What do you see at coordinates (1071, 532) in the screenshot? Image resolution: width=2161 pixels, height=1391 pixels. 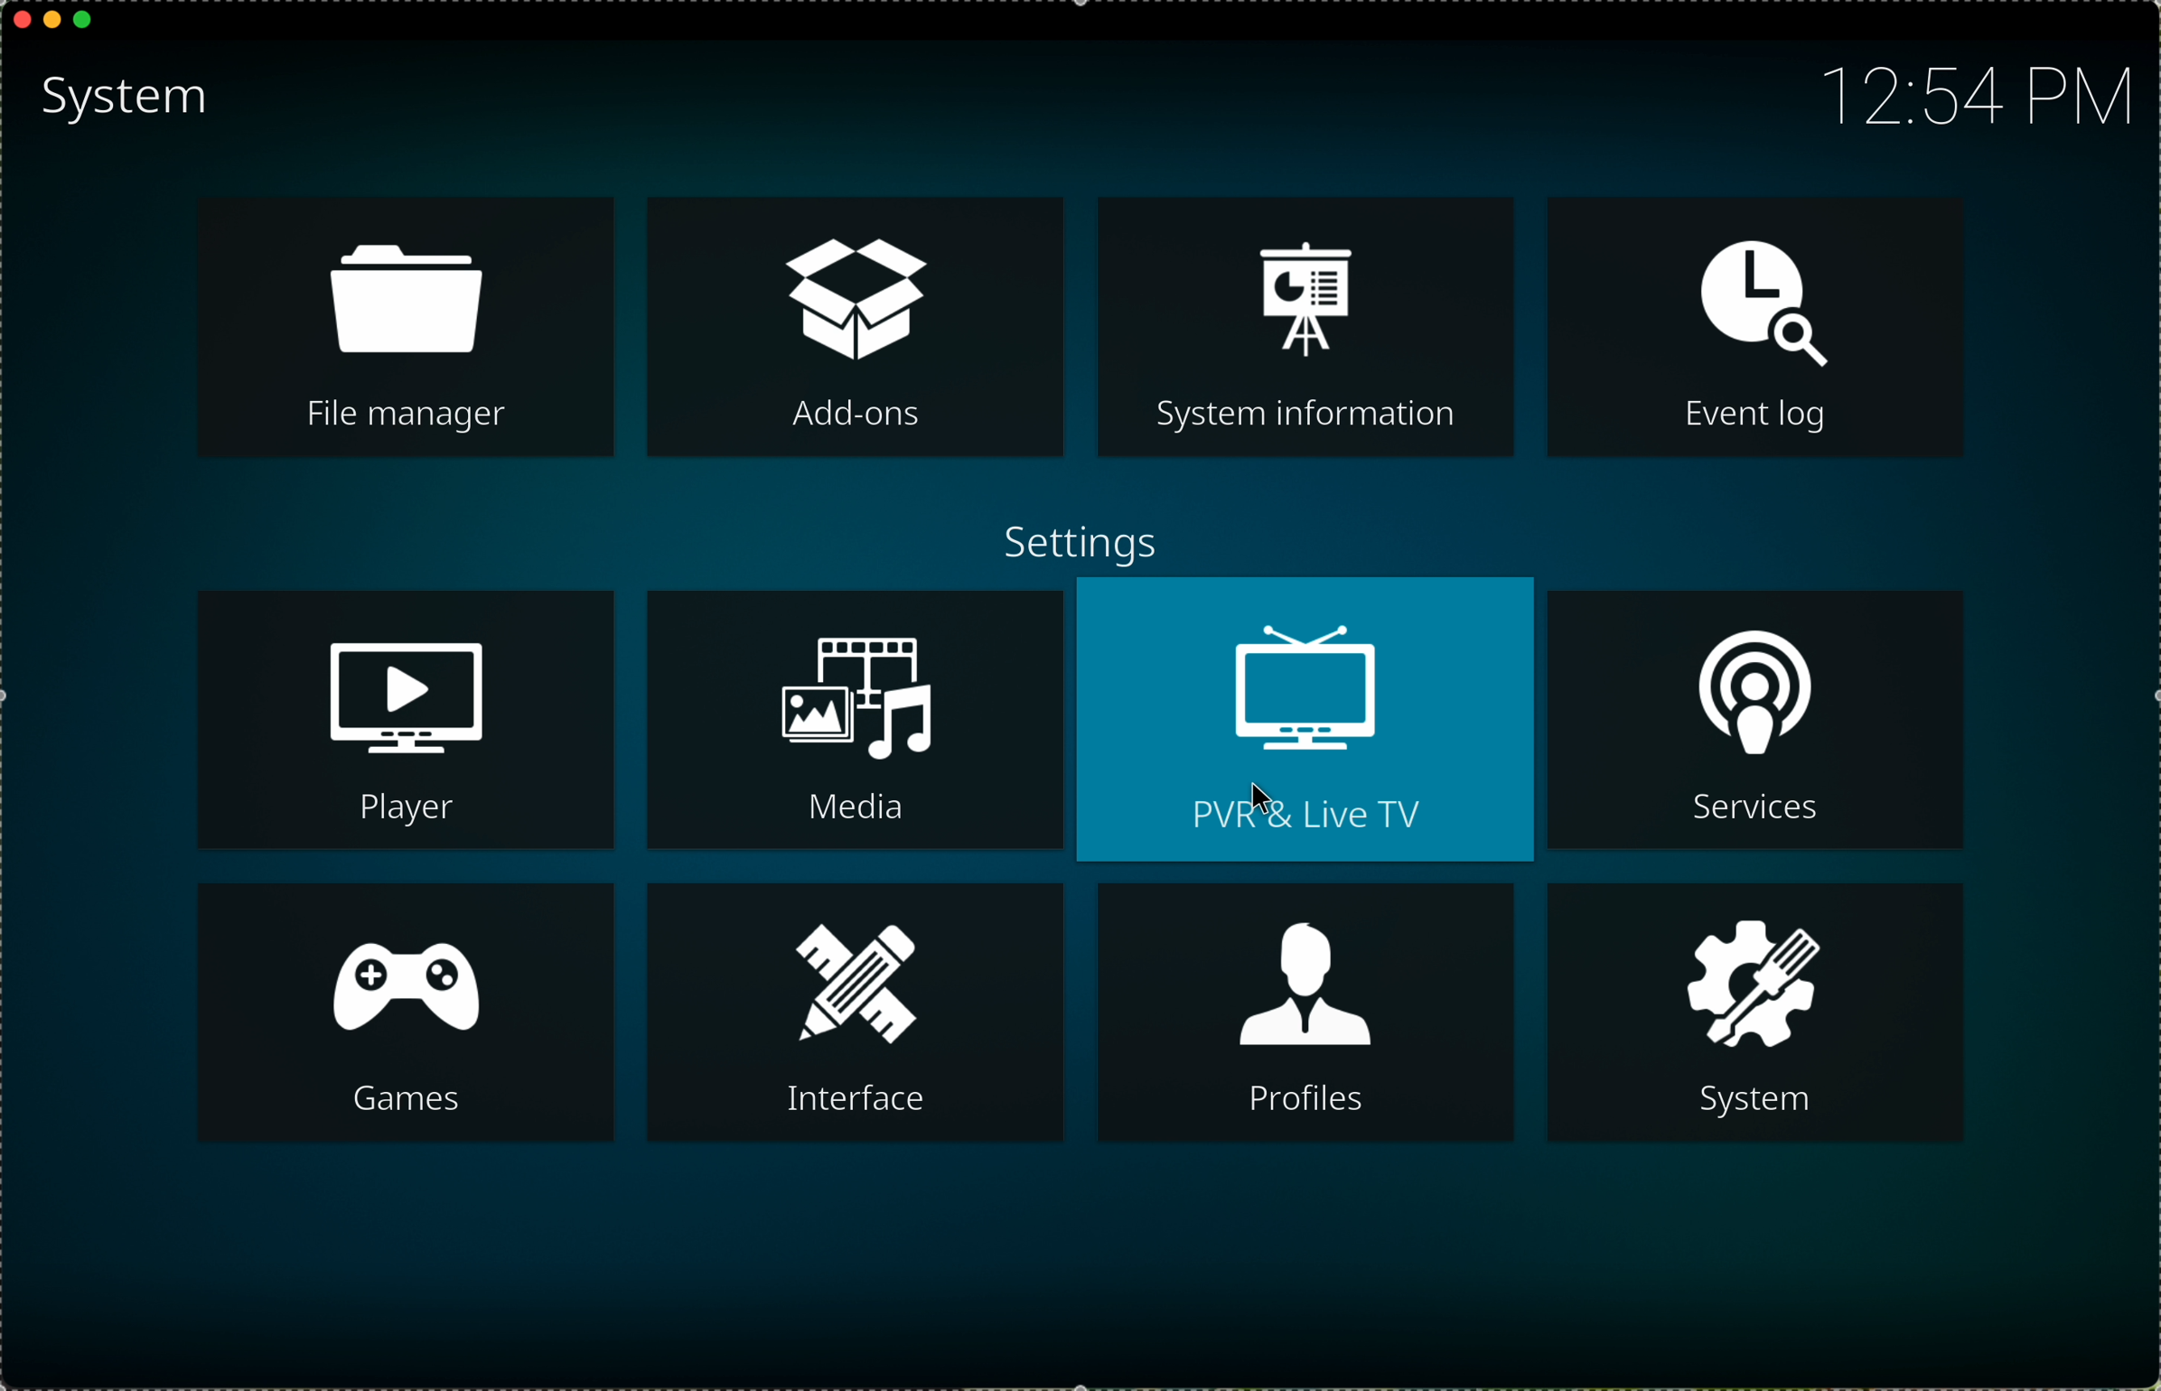 I see `Setting` at bounding box center [1071, 532].